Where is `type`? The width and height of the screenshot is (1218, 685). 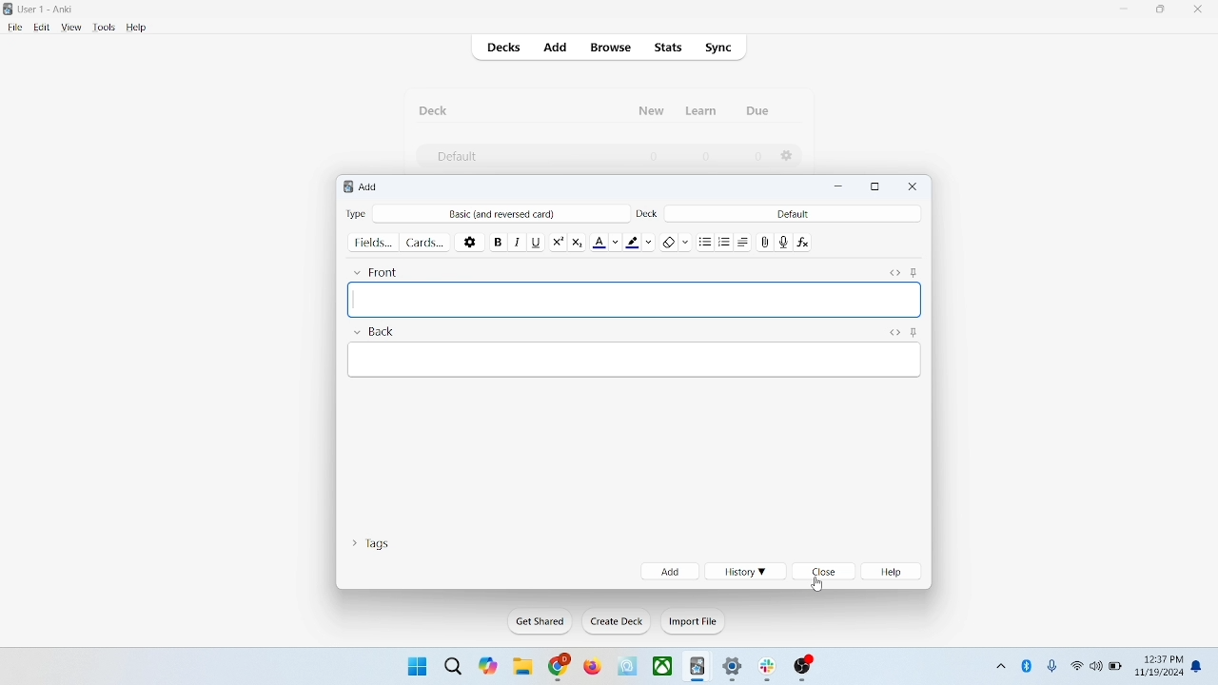 type is located at coordinates (356, 213).